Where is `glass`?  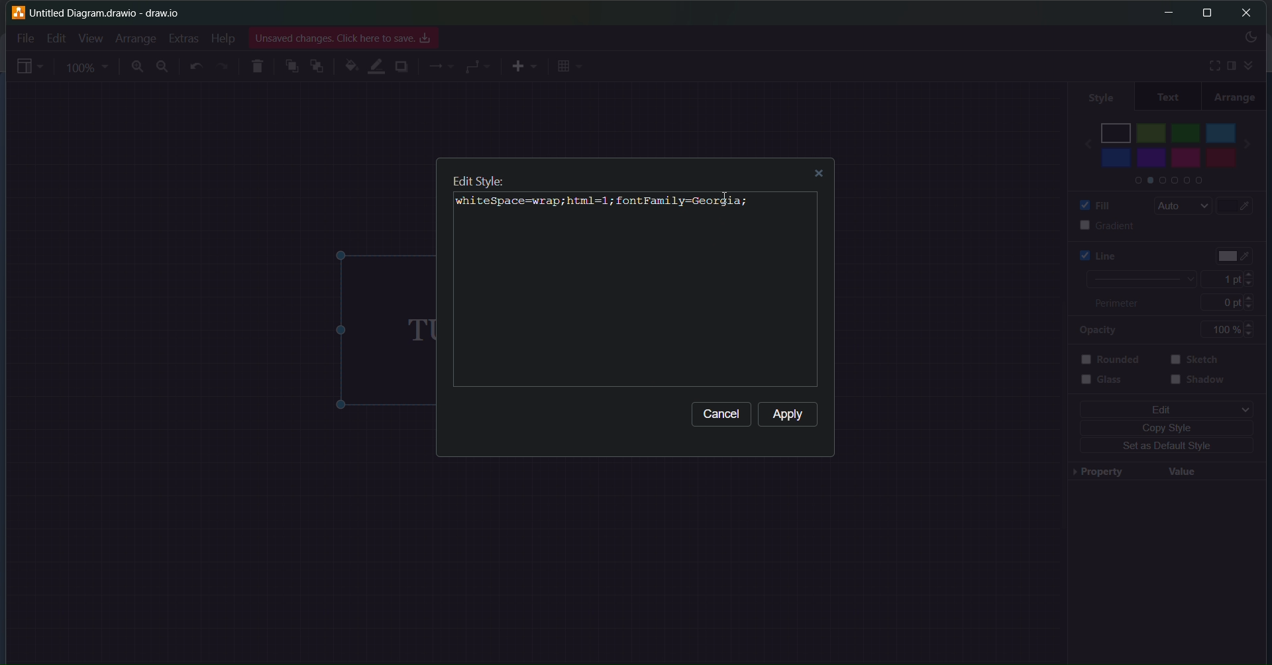 glass is located at coordinates (1110, 385).